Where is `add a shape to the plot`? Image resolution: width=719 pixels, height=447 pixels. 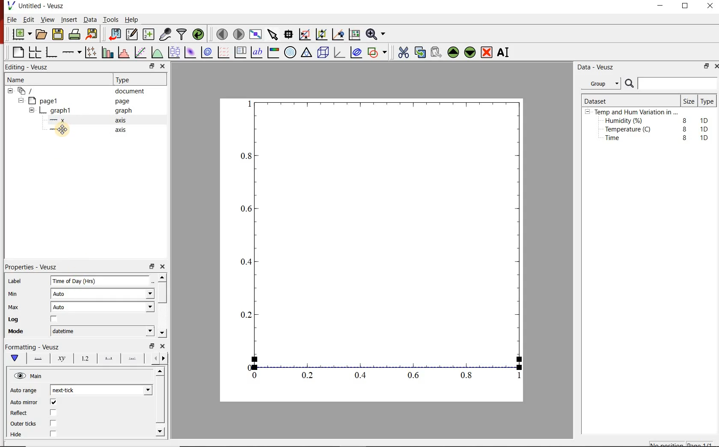 add a shape to the plot is located at coordinates (379, 54).